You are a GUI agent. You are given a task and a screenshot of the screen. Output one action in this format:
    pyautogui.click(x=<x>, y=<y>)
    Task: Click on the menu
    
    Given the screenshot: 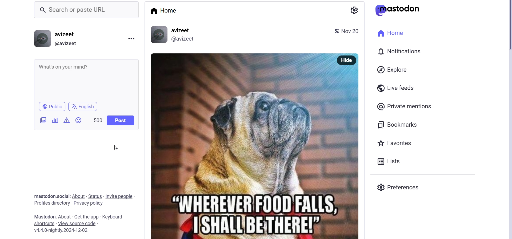 What is the action you would take?
    pyautogui.click(x=131, y=39)
    